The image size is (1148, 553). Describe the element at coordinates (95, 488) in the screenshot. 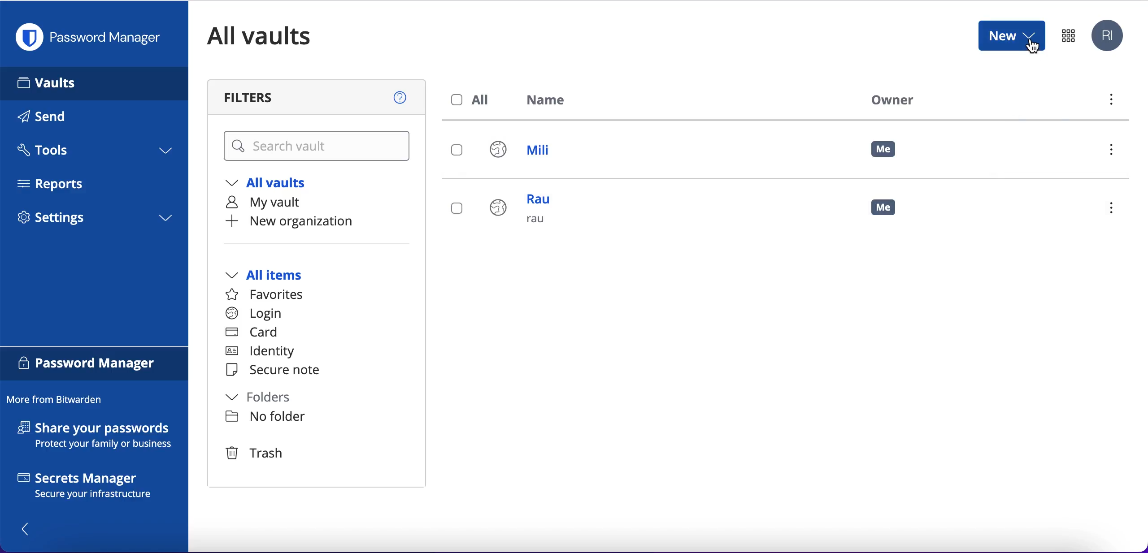

I see `secrets manager secure your infrastructure` at that location.